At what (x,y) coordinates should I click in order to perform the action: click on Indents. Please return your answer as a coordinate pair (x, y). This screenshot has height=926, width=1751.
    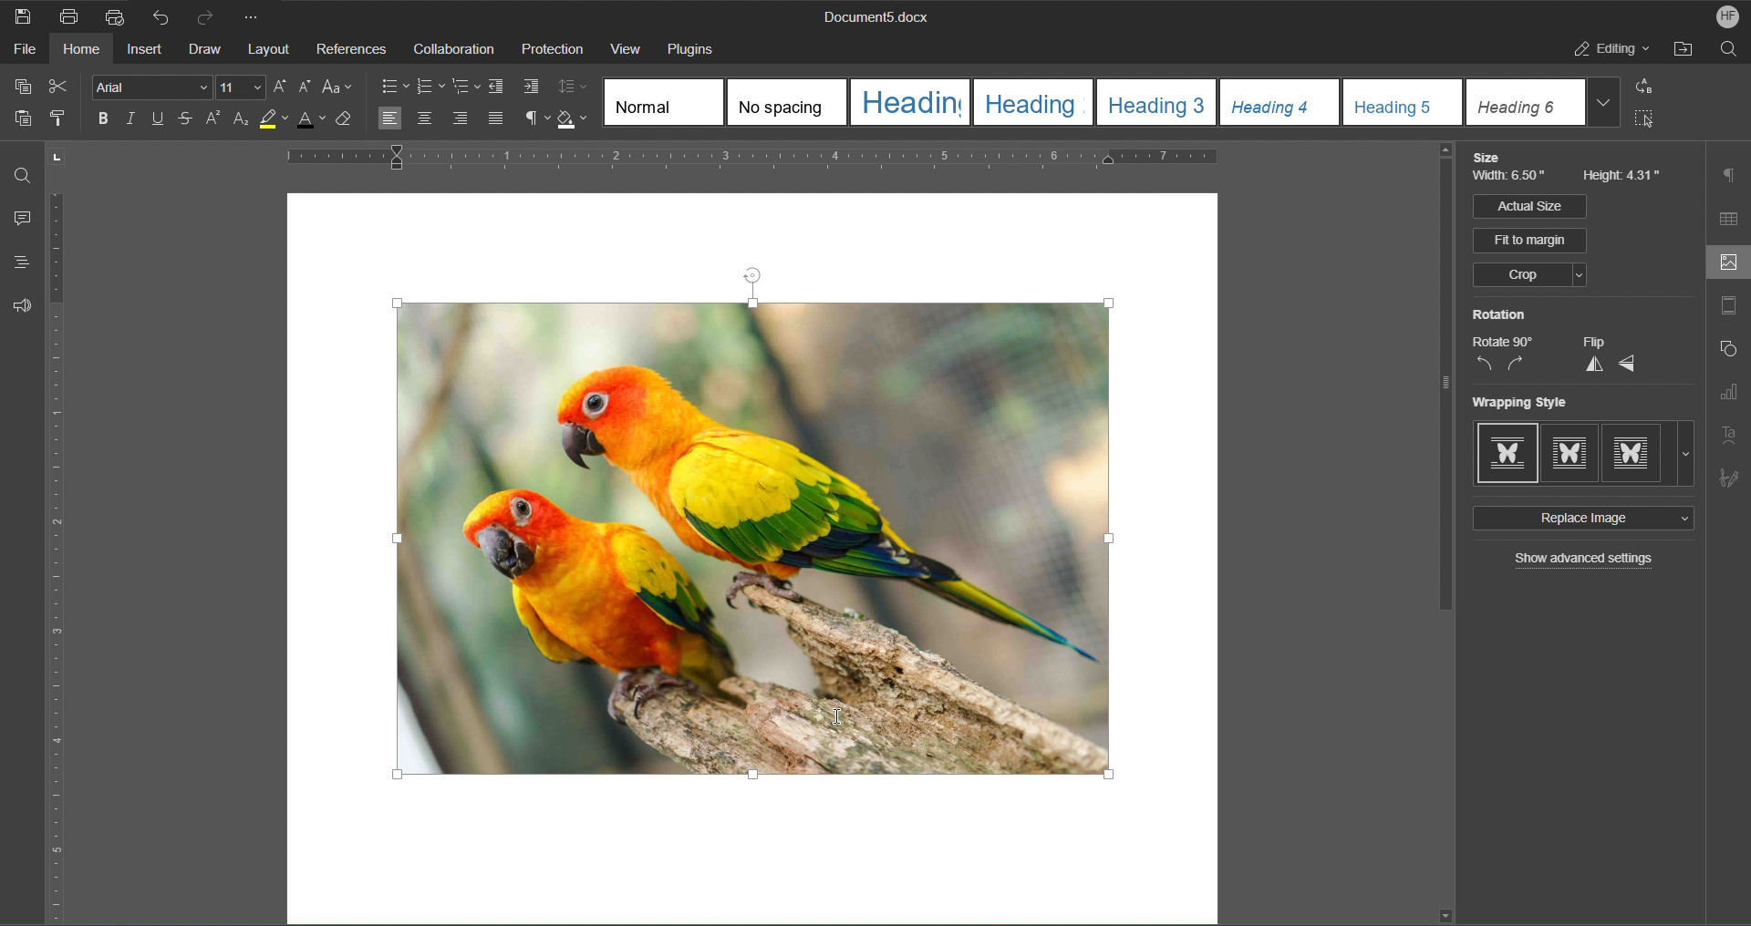
    Looking at the image, I should click on (517, 87).